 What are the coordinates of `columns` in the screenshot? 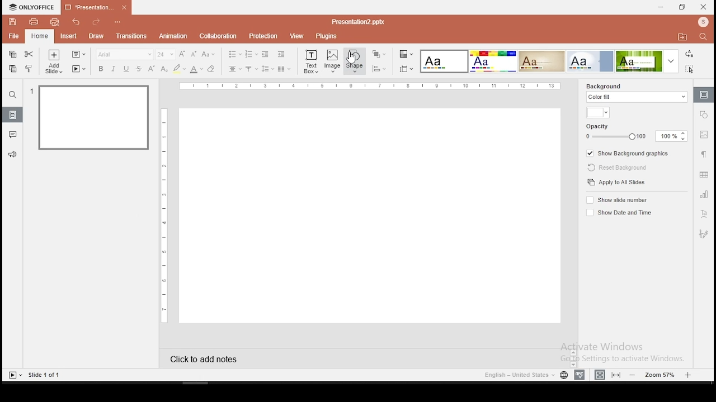 It's located at (283, 68).